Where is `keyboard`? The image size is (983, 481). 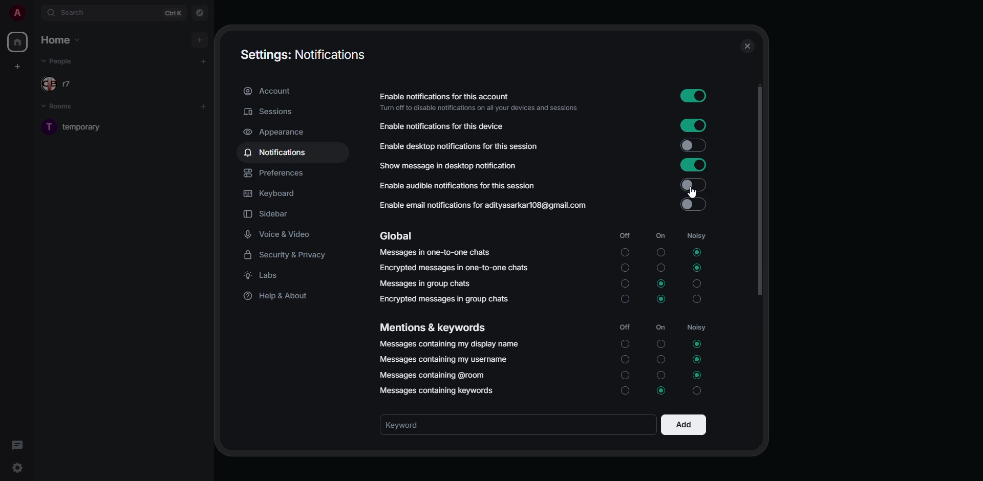
keyboard is located at coordinates (272, 194).